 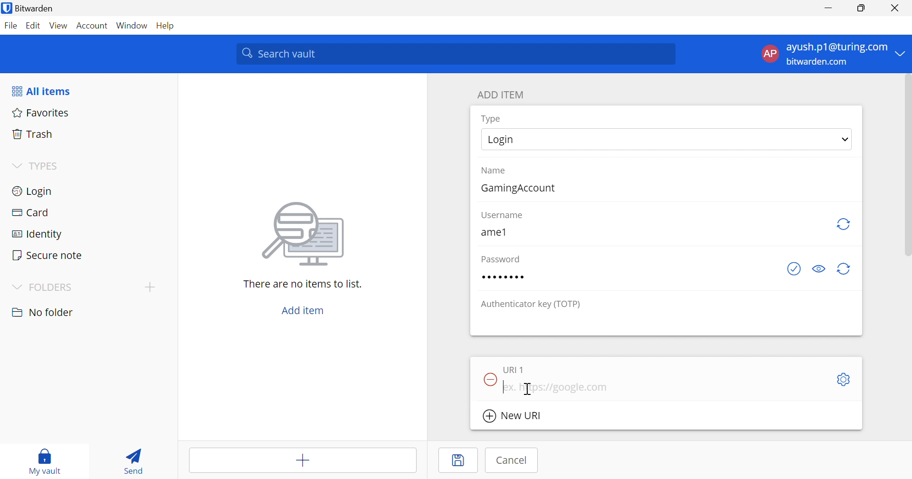 I want to click on Regenerate Username, so click(x=845, y=224).